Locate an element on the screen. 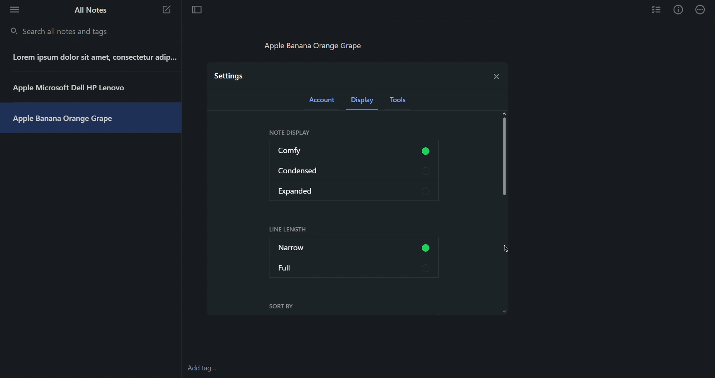 This screenshot has width=715, height=378. Account is located at coordinates (323, 102).